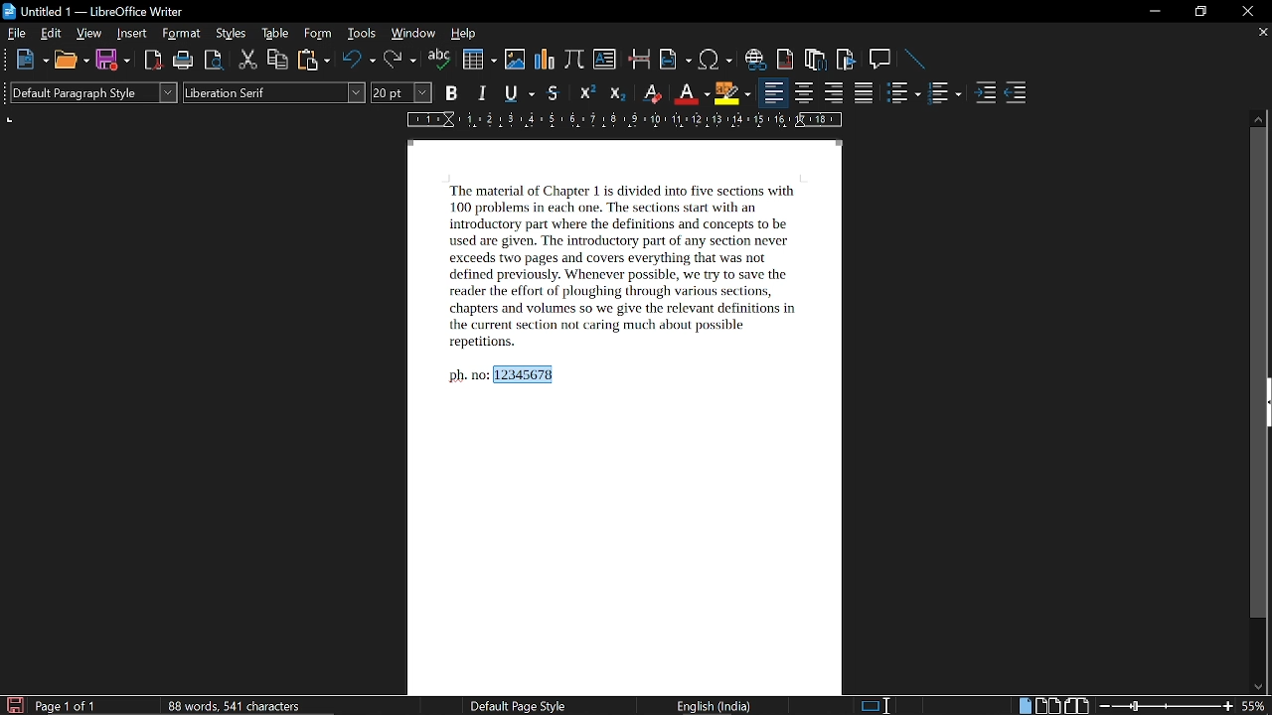 This screenshot has height=715, width=1272. I want to click on format, so click(179, 35).